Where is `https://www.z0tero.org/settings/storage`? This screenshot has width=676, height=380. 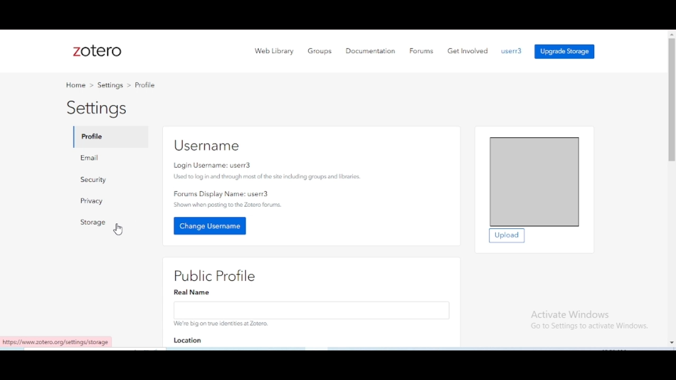 https://www.z0tero.org/settings/storage is located at coordinates (57, 343).